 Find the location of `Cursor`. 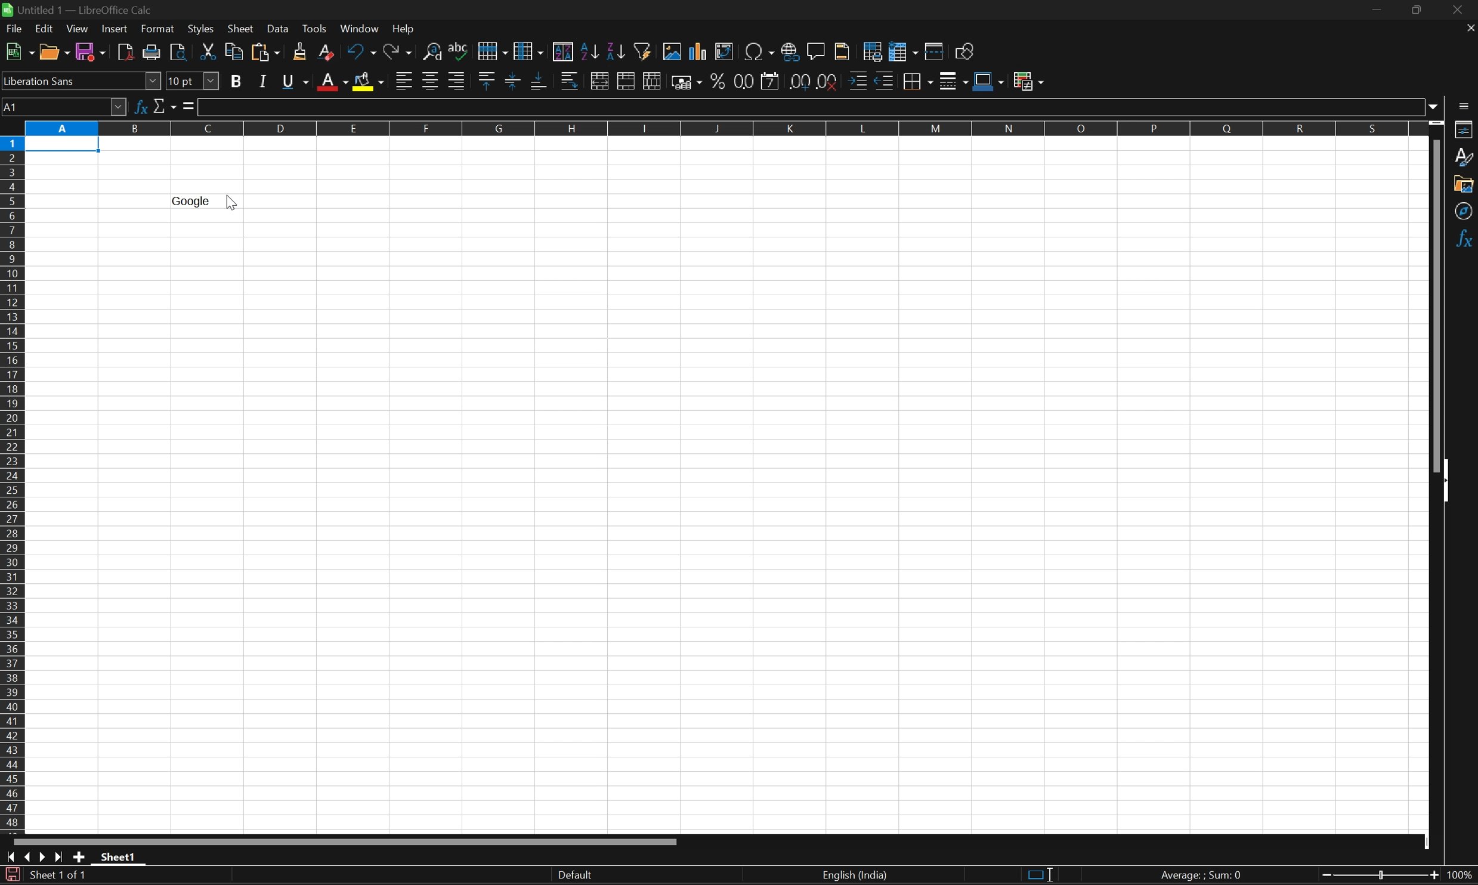

Cursor is located at coordinates (231, 204).